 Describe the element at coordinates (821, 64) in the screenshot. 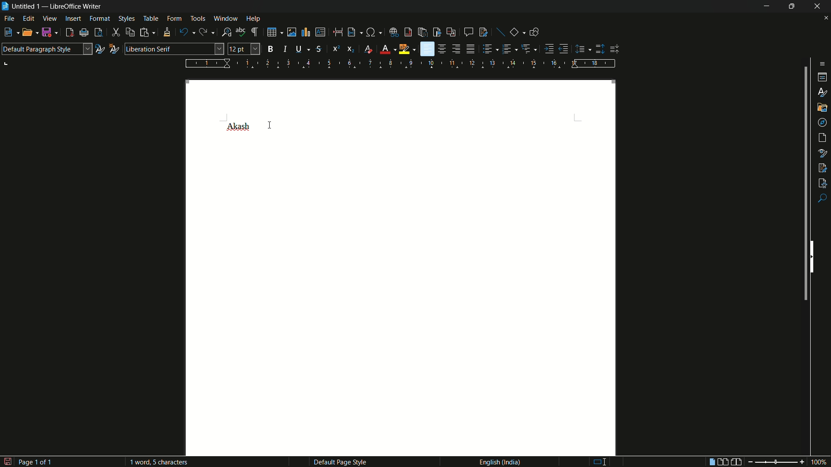

I see `sidebar settings` at that location.